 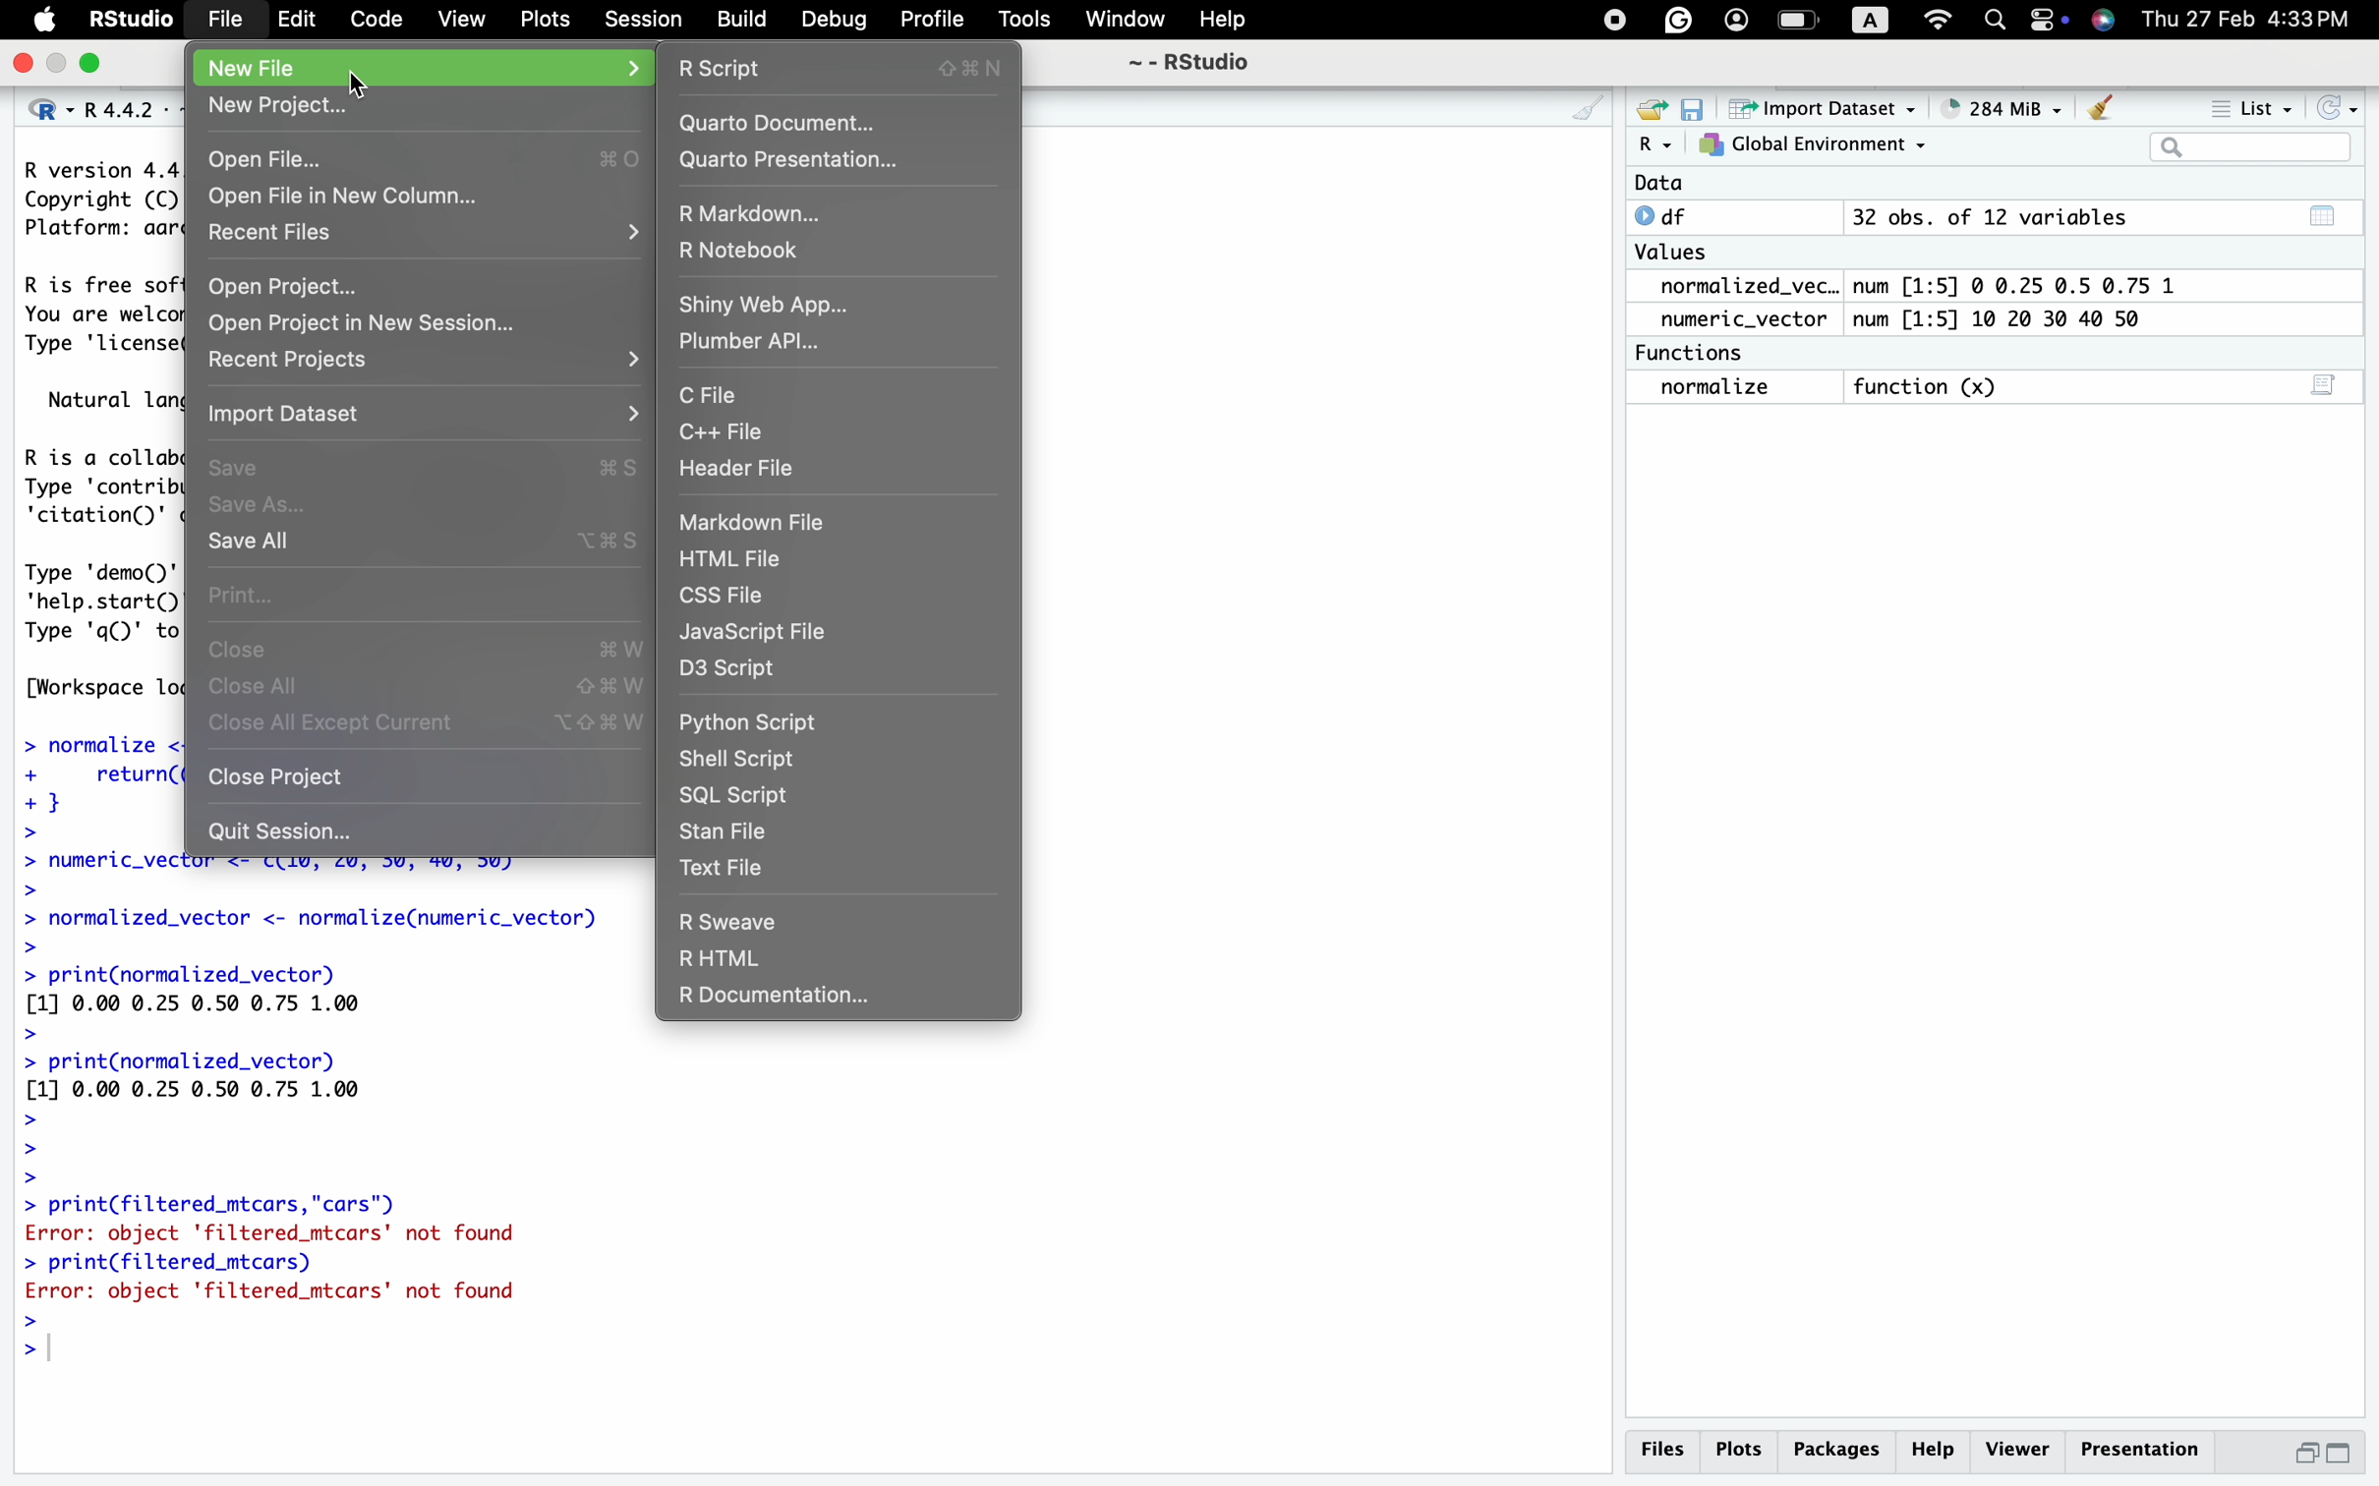 What do you see at coordinates (760, 635) in the screenshot?
I see `JavaScript File` at bounding box center [760, 635].